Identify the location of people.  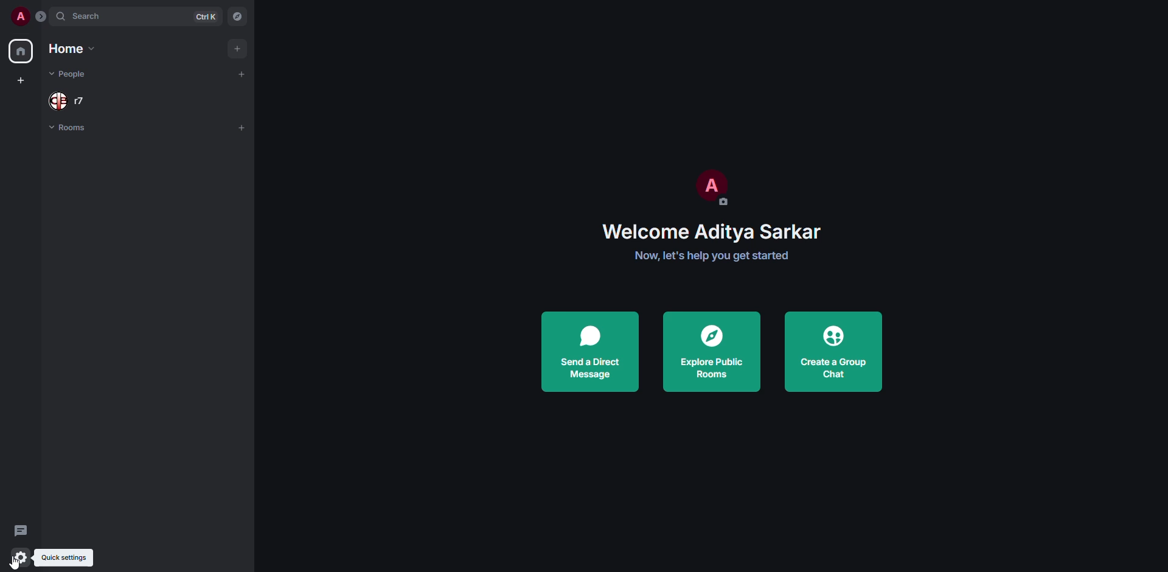
(74, 73).